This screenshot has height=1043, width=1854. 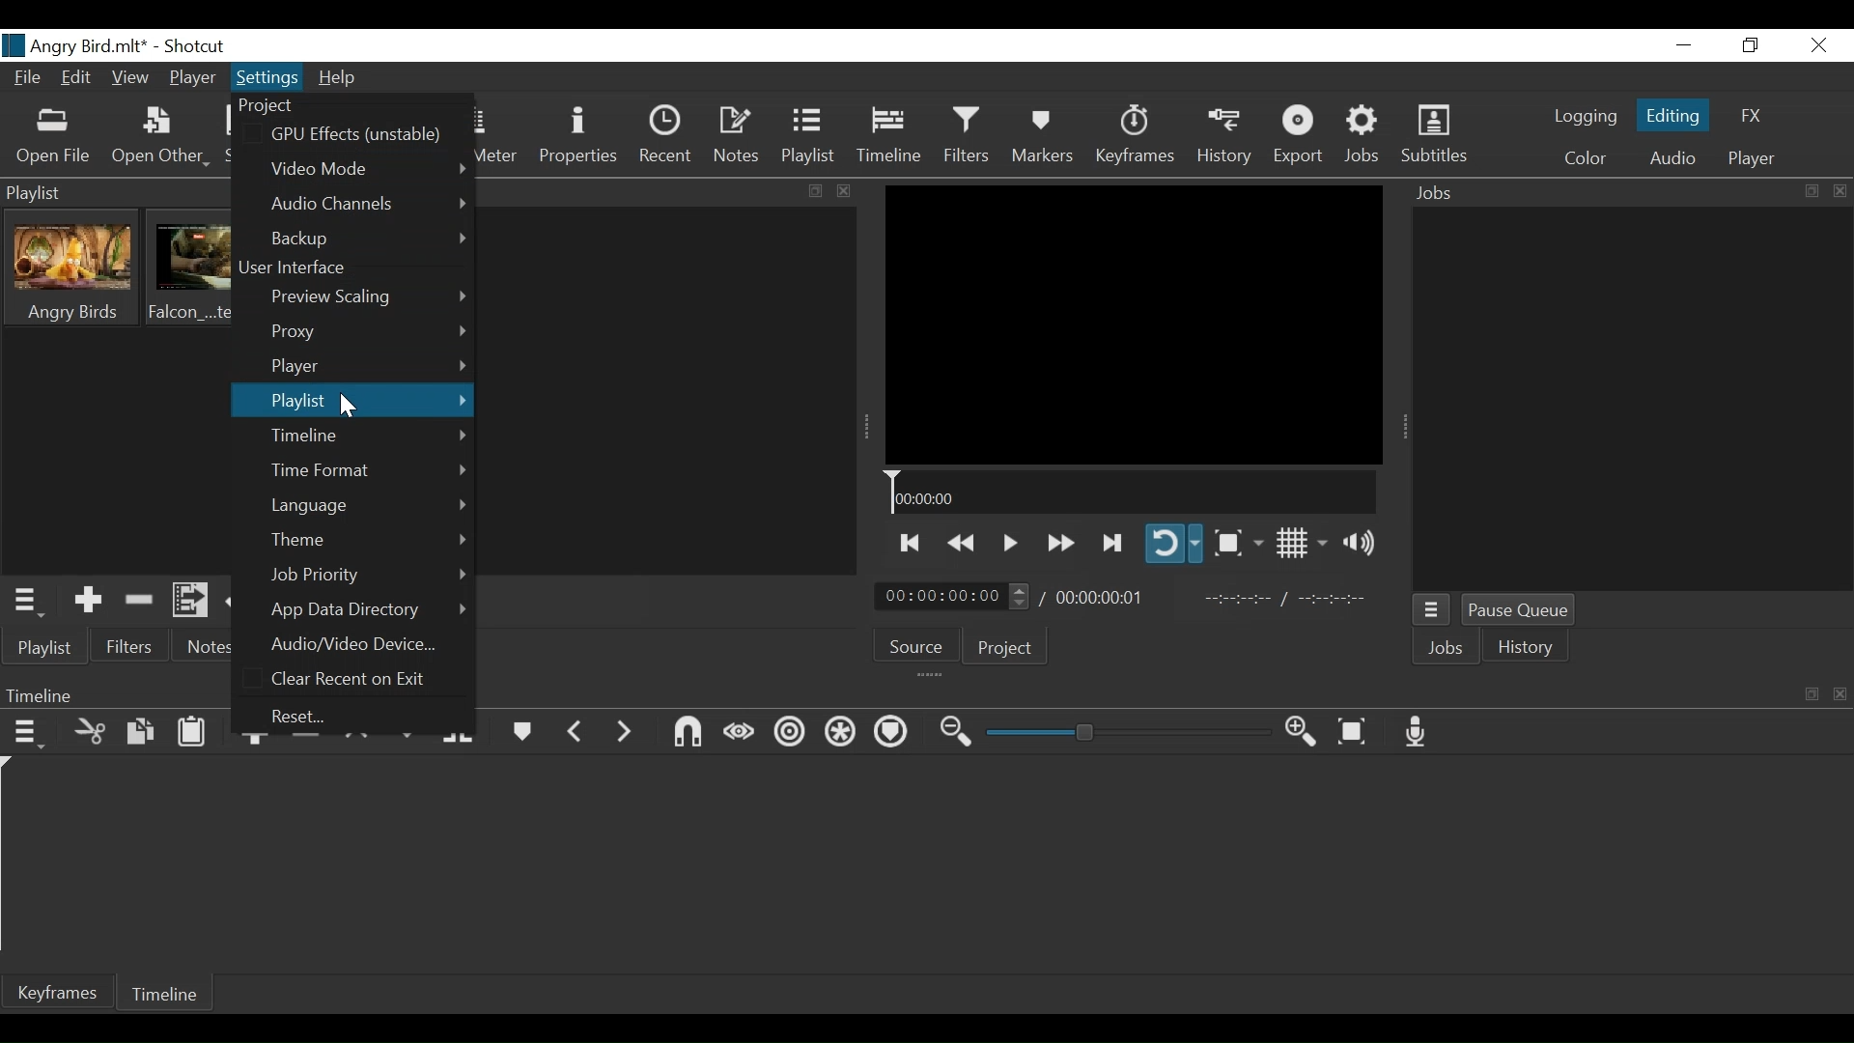 What do you see at coordinates (520, 735) in the screenshot?
I see `Marker` at bounding box center [520, 735].